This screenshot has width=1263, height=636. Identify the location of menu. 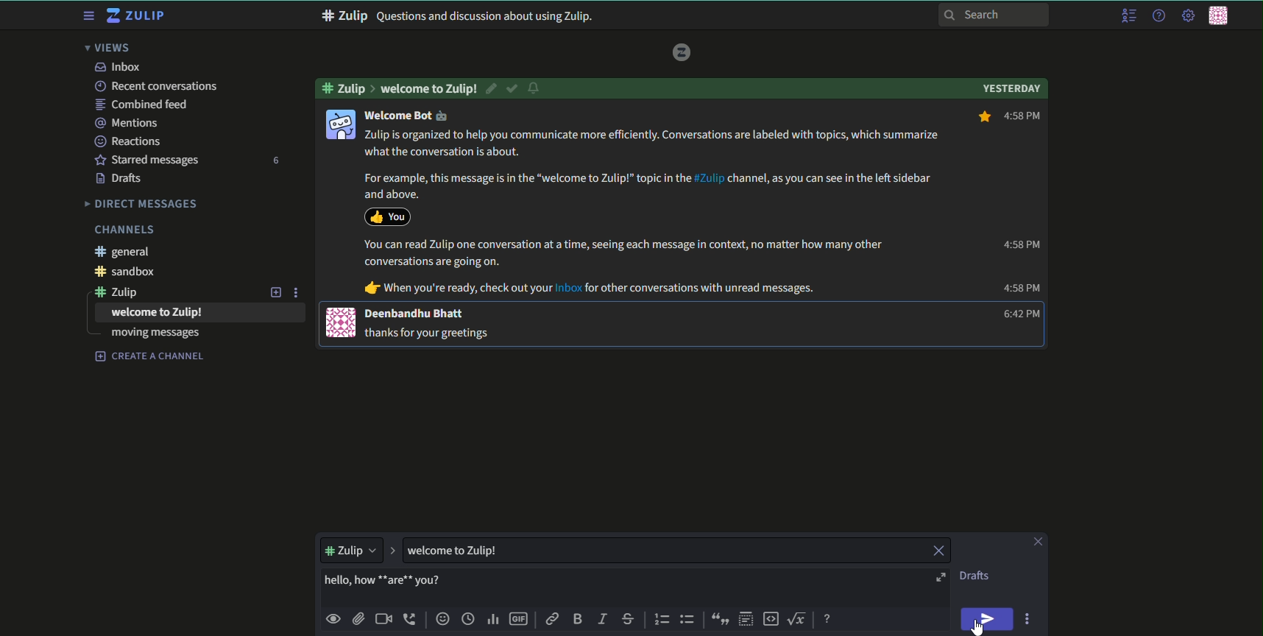
(87, 16).